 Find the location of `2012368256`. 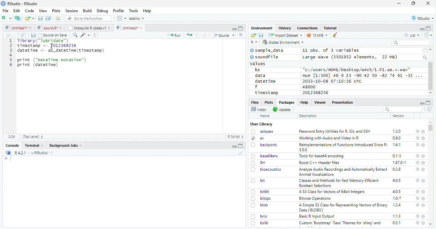

2012368256 is located at coordinates (317, 93).